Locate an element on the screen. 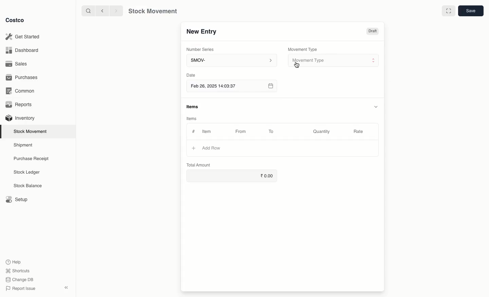 Image resolution: width=489 pixels, height=297 pixels. Quantity is located at coordinates (323, 132).